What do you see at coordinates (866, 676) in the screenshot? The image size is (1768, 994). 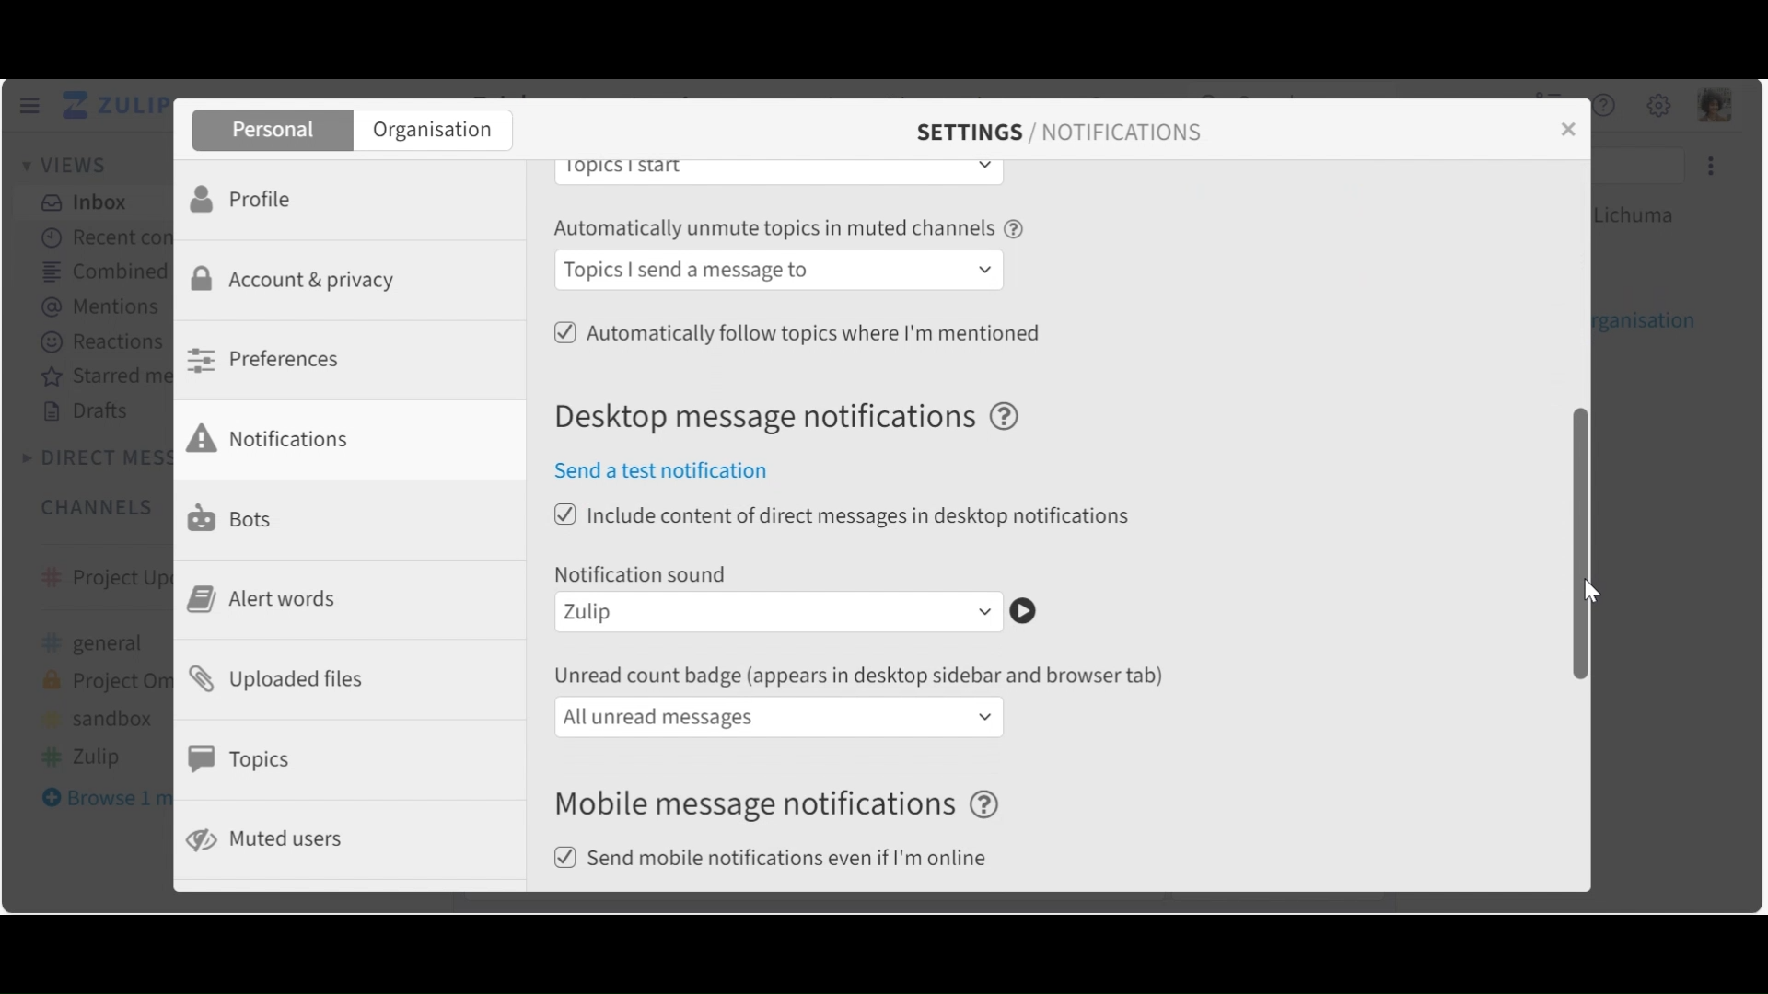 I see `unread count badge` at bounding box center [866, 676].